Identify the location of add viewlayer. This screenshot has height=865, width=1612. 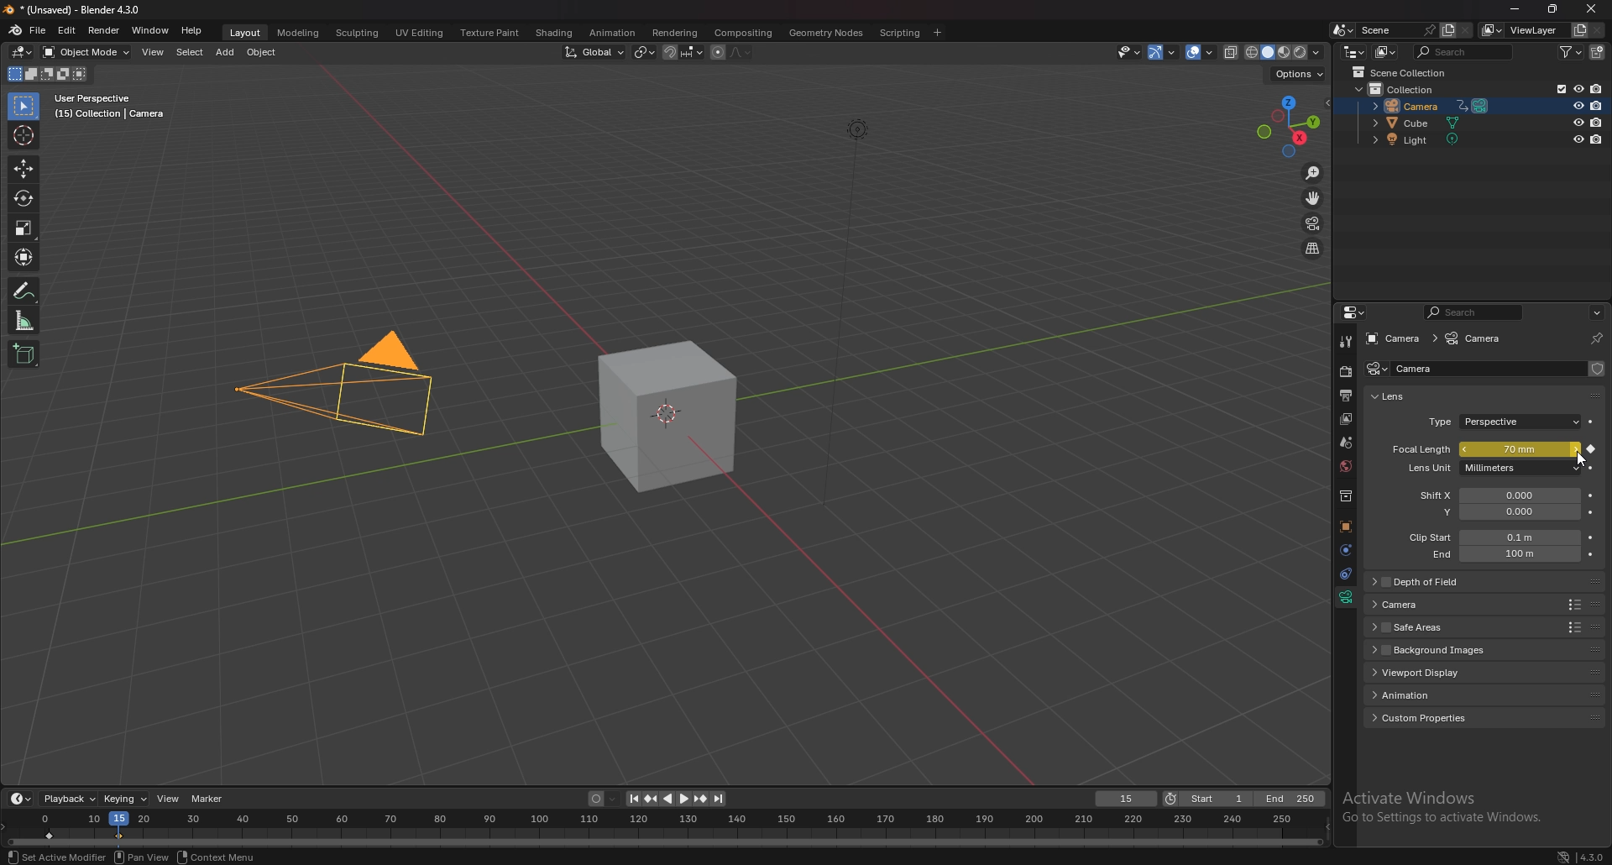
(1579, 29).